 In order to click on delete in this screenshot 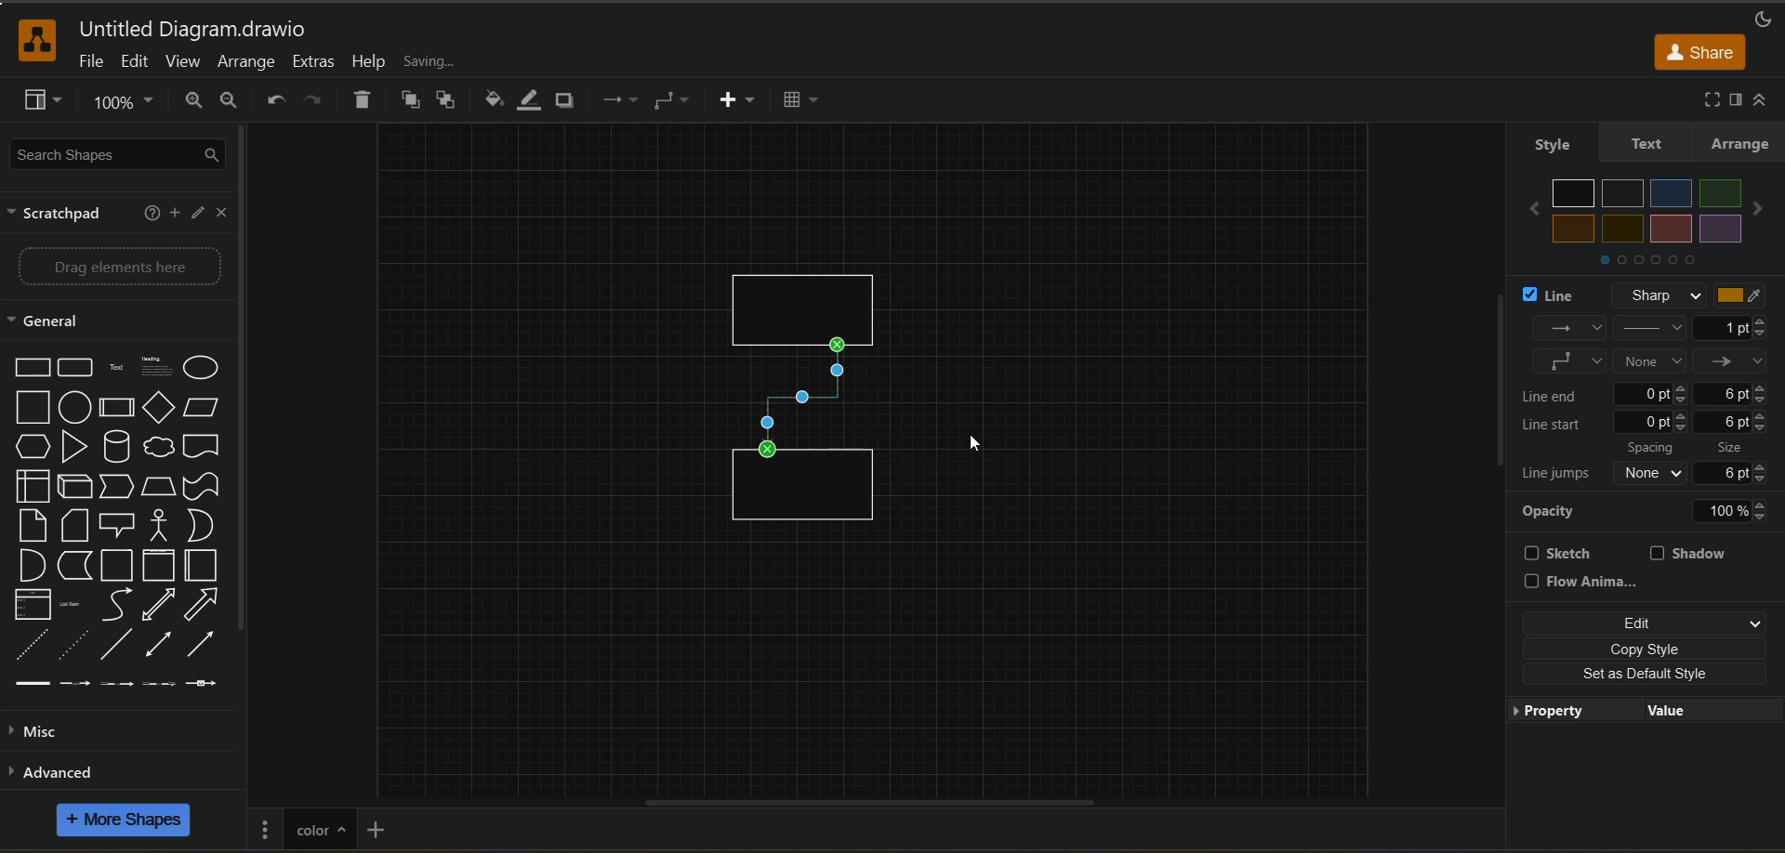, I will do `click(366, 102)`.